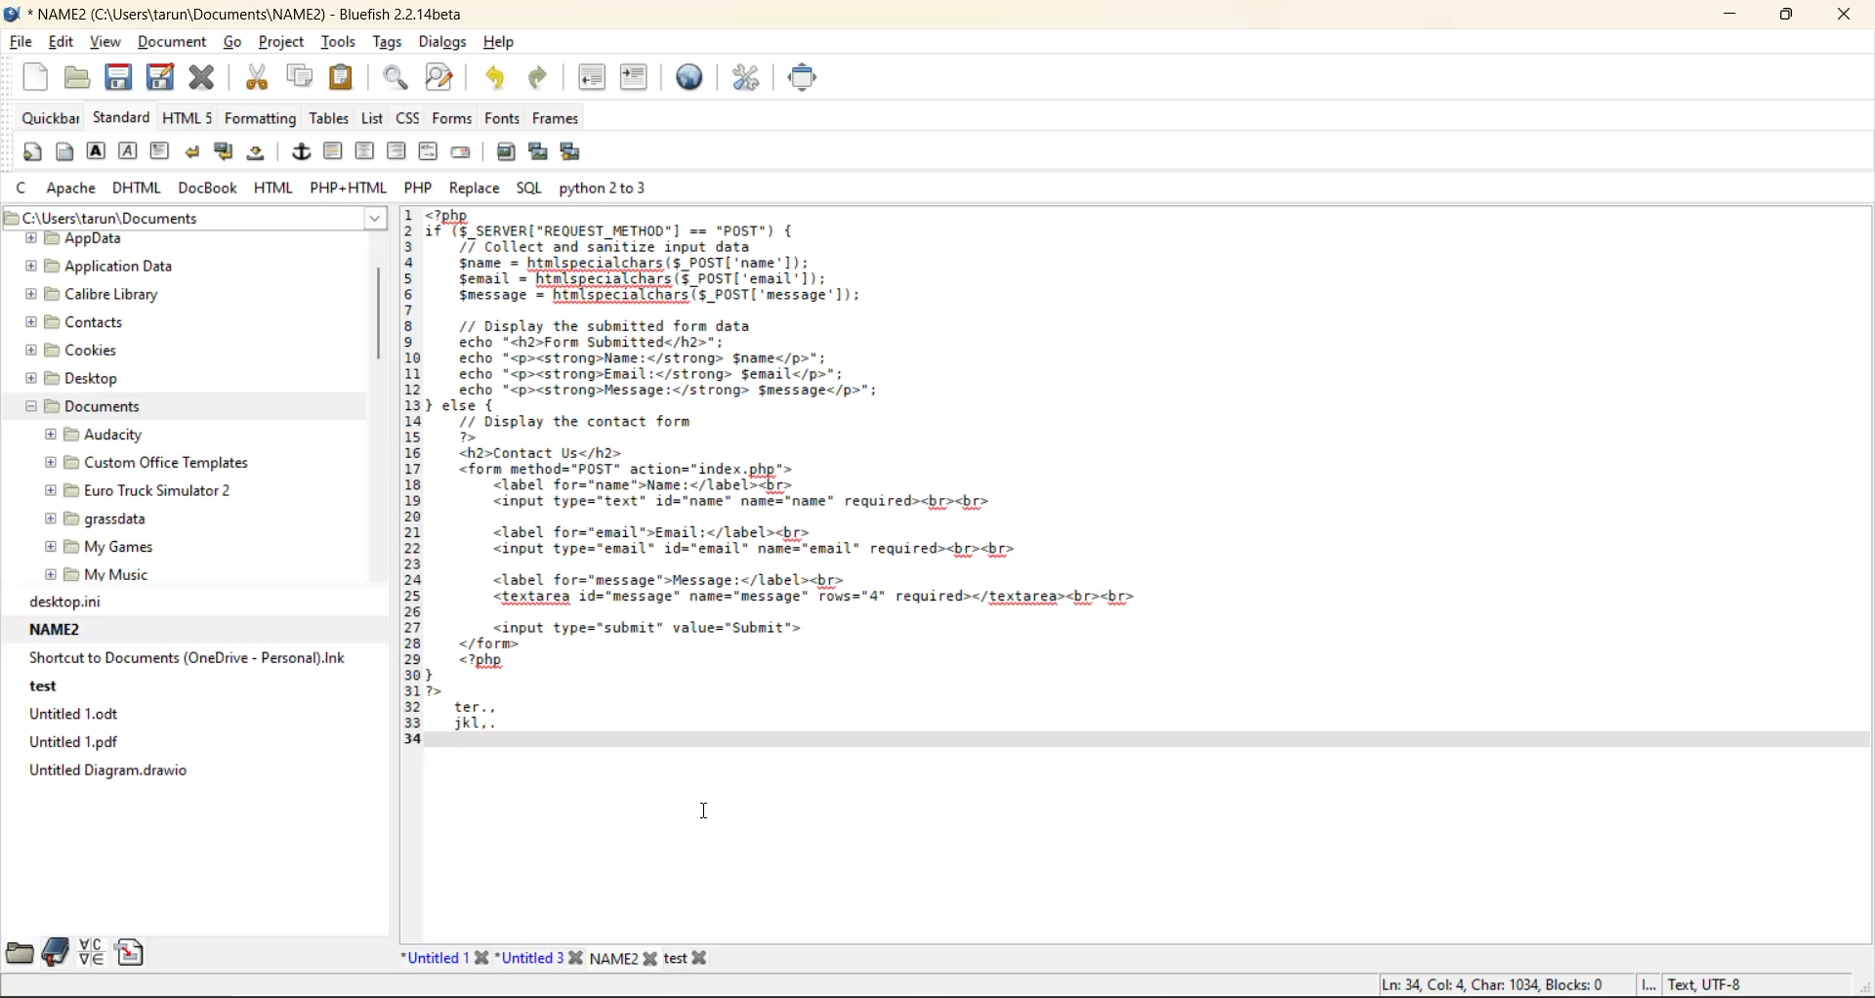  I want to click on Untitled 3, so click(542, 957).